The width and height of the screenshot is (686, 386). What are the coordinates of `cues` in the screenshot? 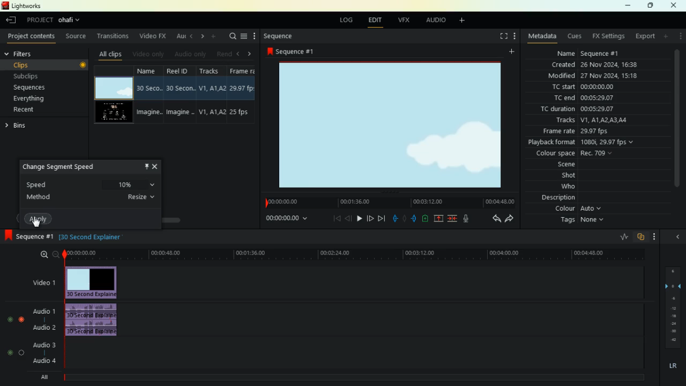 It's located at (576, 36).